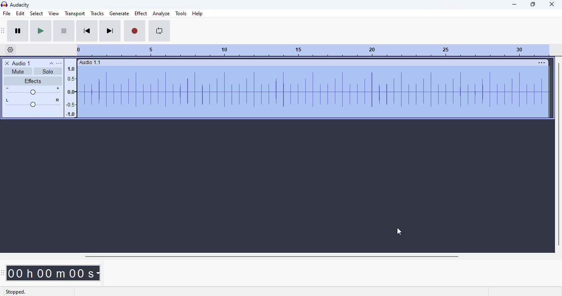 The image size is (562, 296). Describe the element at coordinates (551, 4) in the screenshot. I see `close` at that location.